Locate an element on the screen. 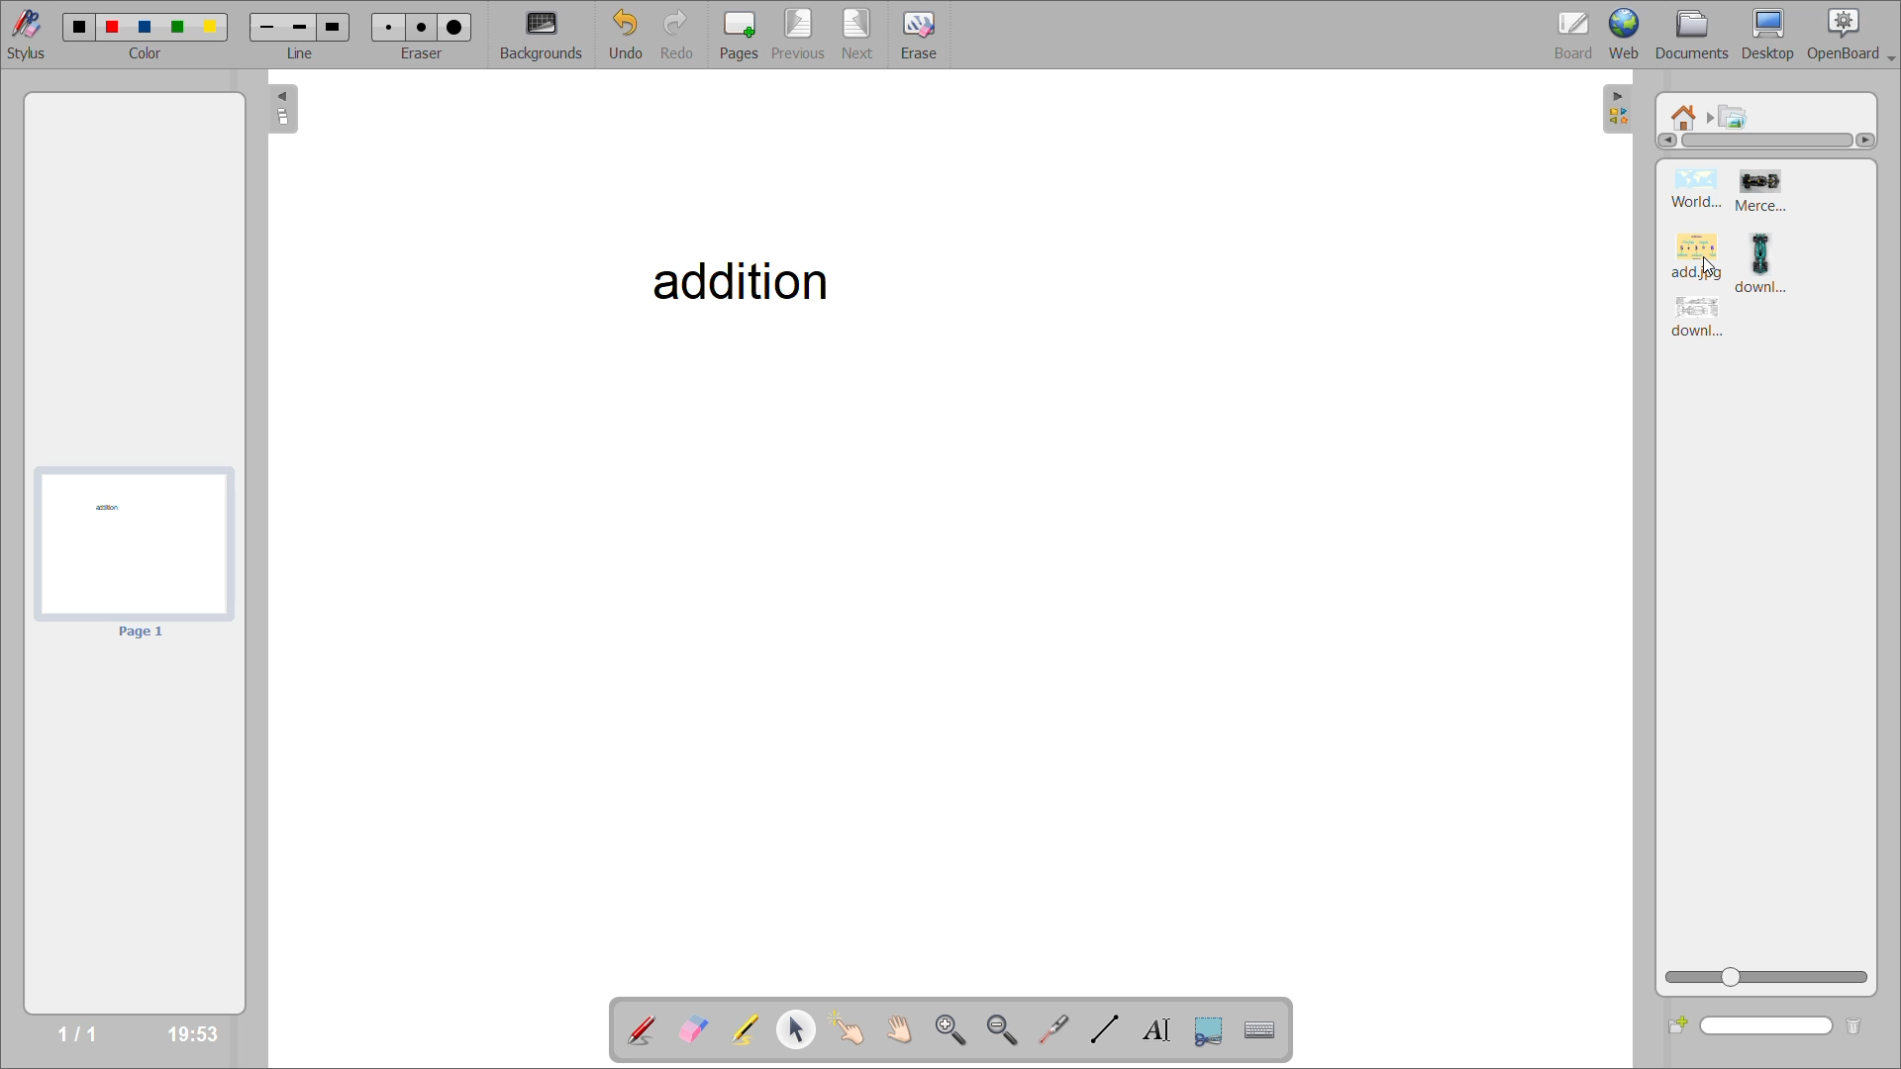 The image size is (1901, 1069). page no/total pages is located at coordinates (77, 1031).